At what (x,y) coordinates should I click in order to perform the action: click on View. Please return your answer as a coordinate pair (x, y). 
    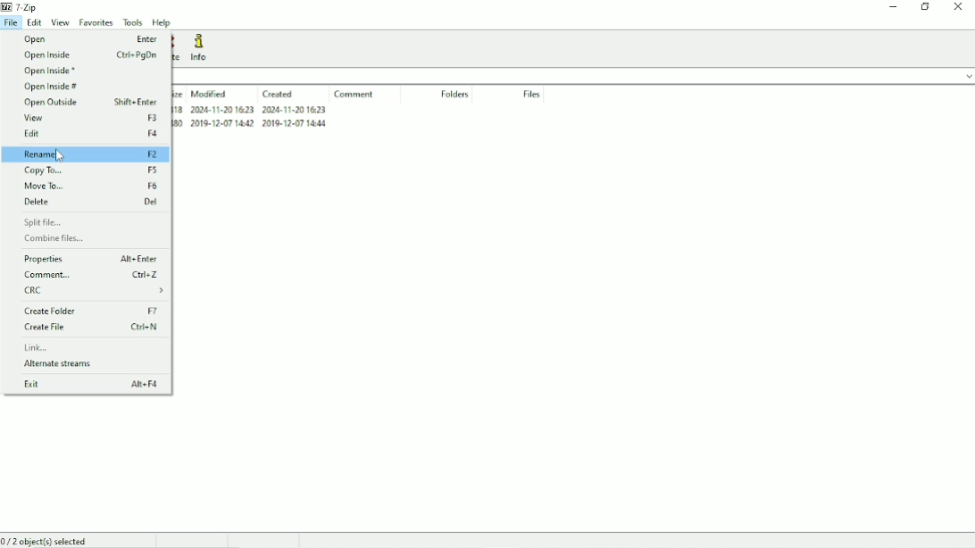
    Looking at the image, I should click on (90, 119).